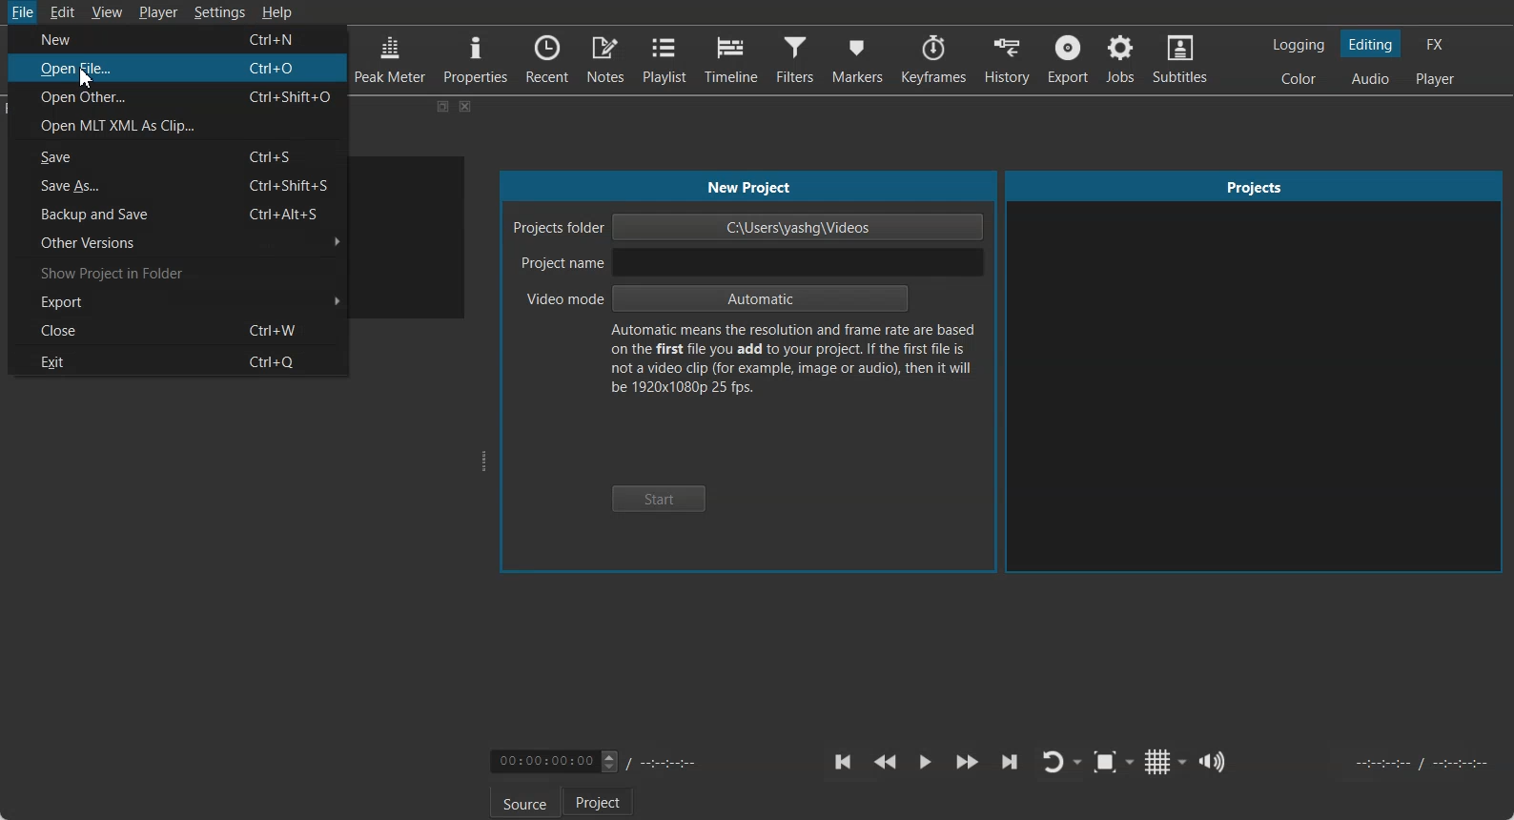 This screenshot has height=820, width=1514. I want to click on Switching to the Player only layout, so click(1437, 79).